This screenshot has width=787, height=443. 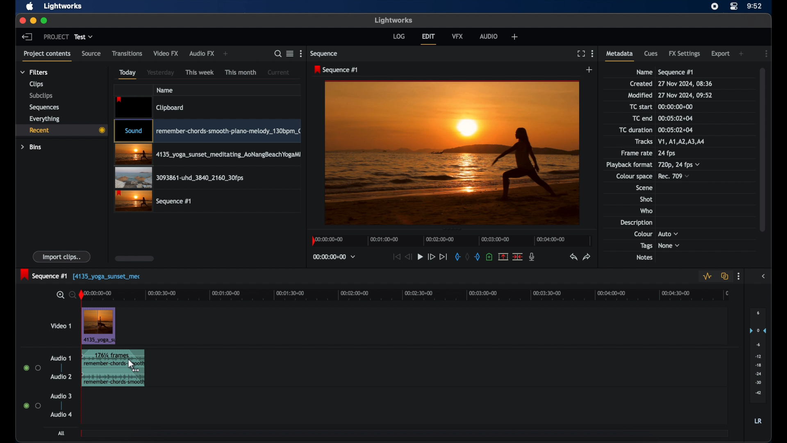 What do you see at coordinates (84, 37) in the screenshot?
I see `test` at bounding box center [84, 37].